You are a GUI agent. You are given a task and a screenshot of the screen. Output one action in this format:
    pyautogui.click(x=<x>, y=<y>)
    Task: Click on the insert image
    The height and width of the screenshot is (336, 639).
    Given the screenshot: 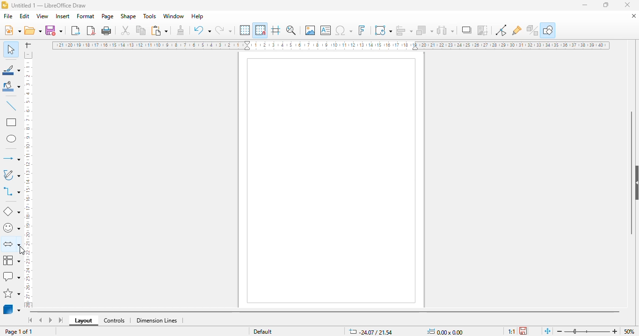 What is the action you would take?
    pyautogui.click(x=310, y=30)
    